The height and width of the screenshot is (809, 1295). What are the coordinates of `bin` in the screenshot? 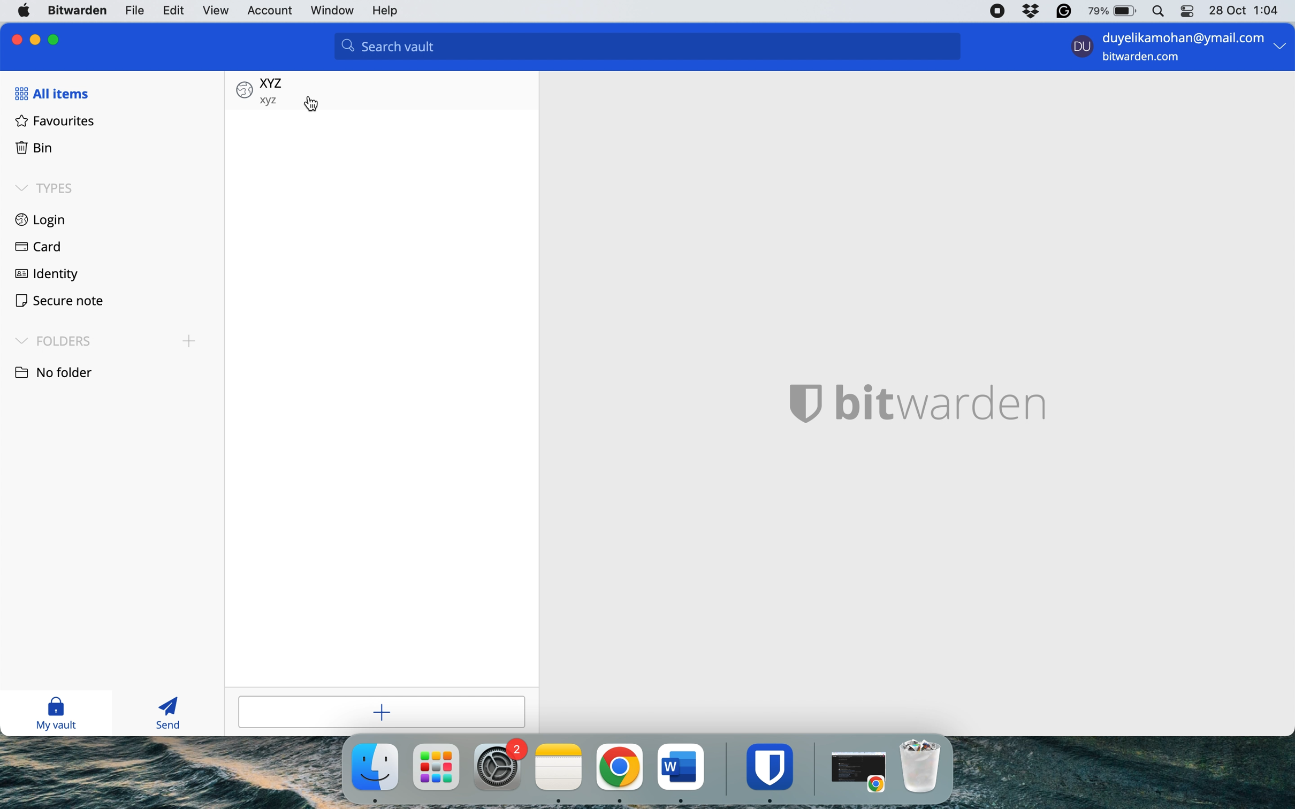 It's located at (34, 146).